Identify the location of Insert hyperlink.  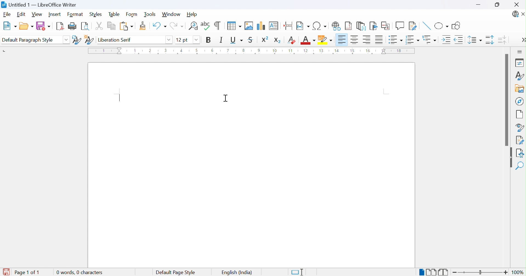
(338, 26).